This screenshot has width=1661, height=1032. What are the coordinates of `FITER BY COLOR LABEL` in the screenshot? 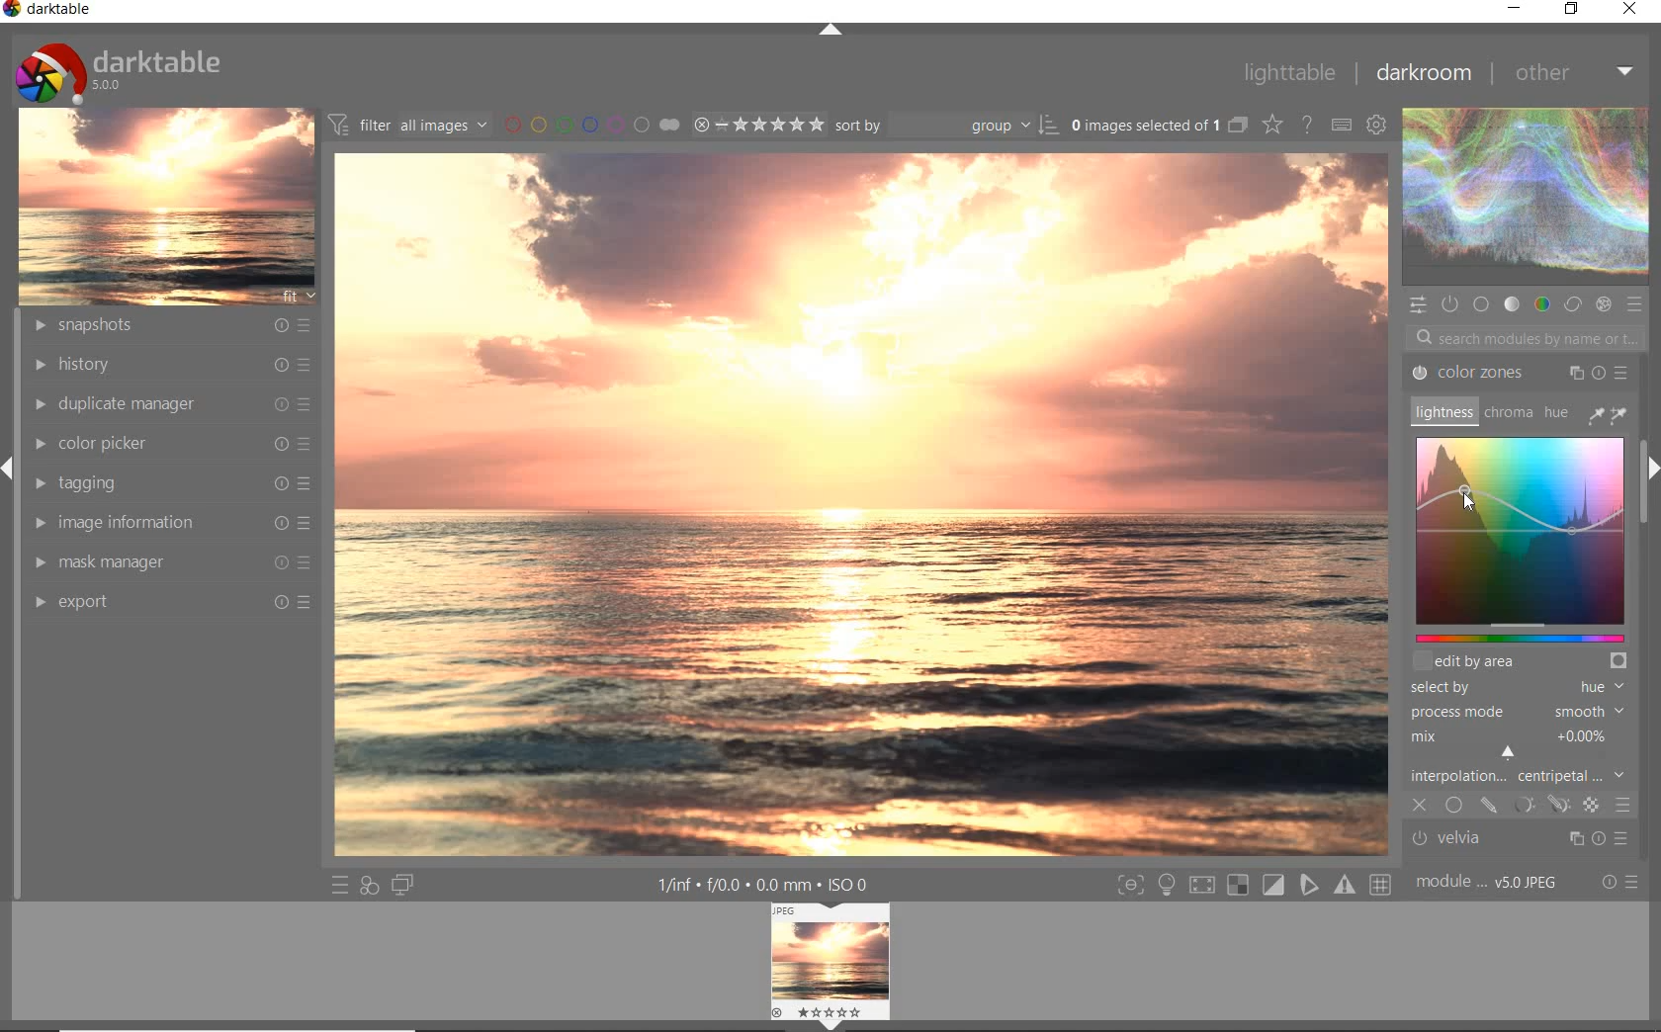 It's located at (590, 124).